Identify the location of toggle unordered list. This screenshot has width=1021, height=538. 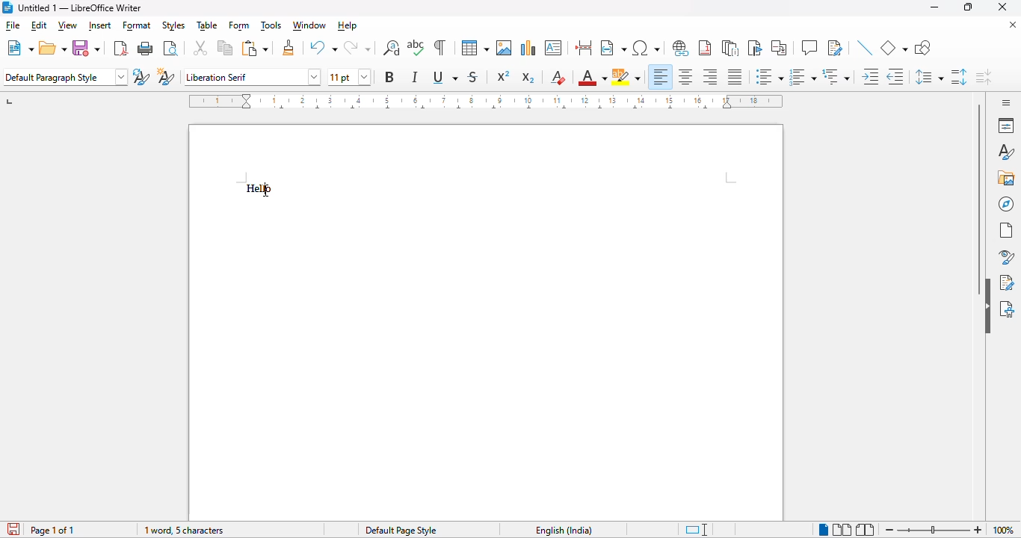
(768, 76).